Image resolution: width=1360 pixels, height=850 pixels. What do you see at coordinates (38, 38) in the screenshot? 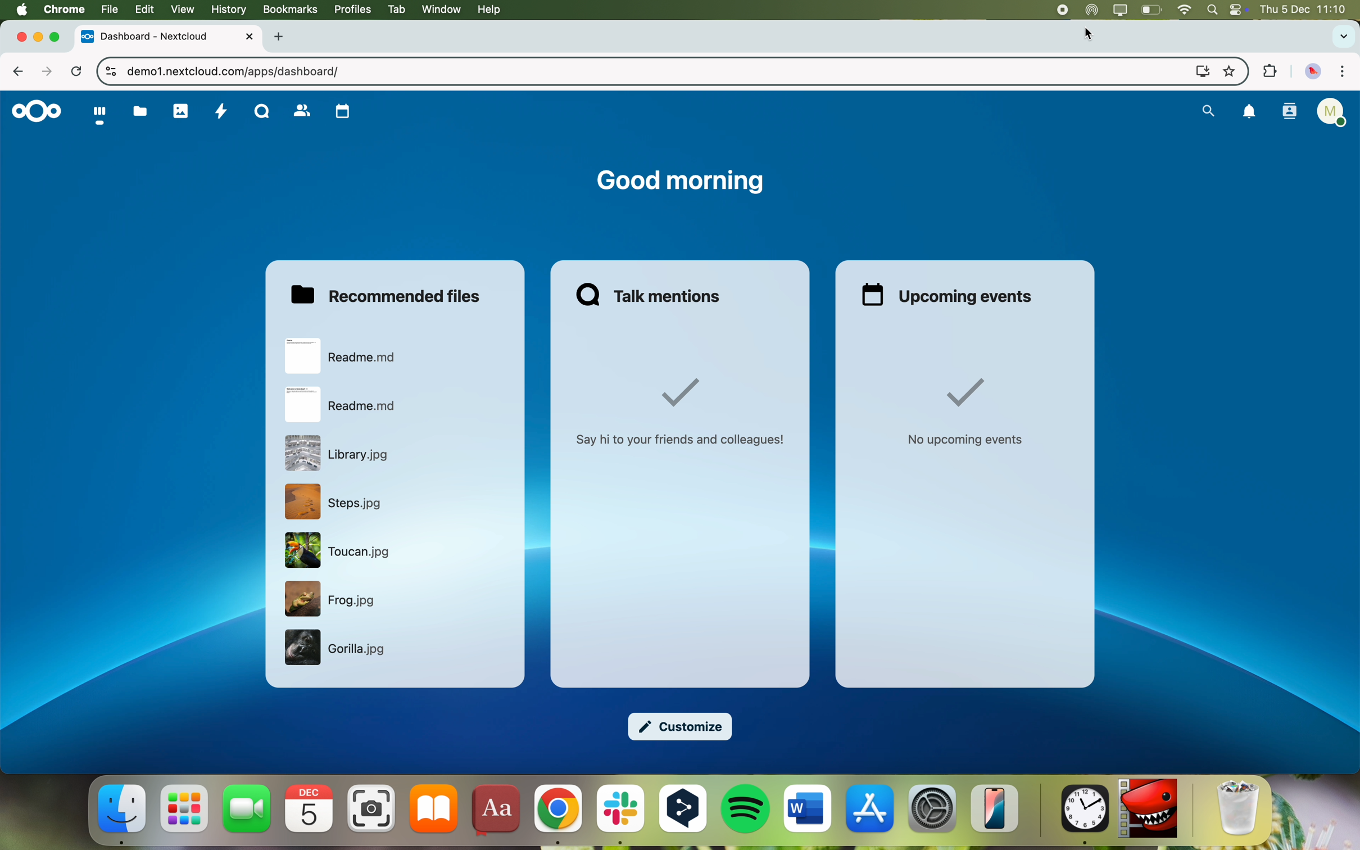
I see `minimize` at bounding box center [38, 38].